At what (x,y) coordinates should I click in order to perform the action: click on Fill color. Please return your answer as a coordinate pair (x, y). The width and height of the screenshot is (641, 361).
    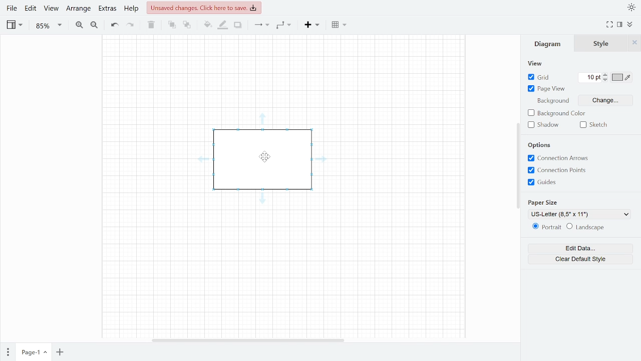
    Looking at the image, I should click on (207, 26).